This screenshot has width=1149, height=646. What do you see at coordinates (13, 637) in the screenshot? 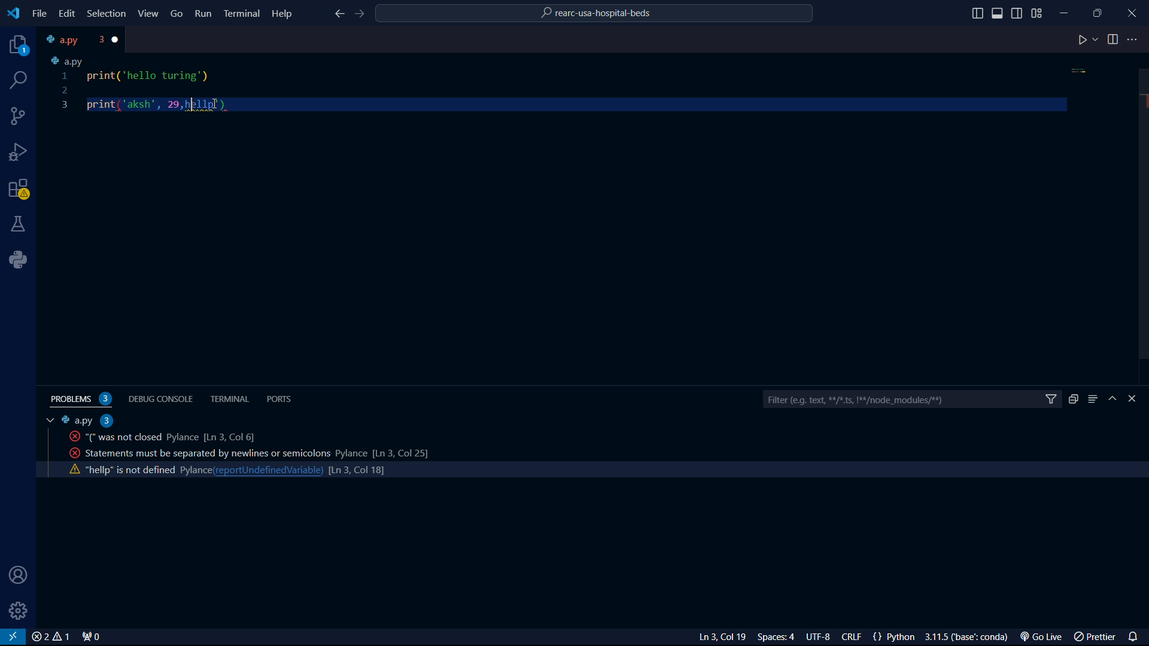
I see `VS` at bounding box center [13, 637].